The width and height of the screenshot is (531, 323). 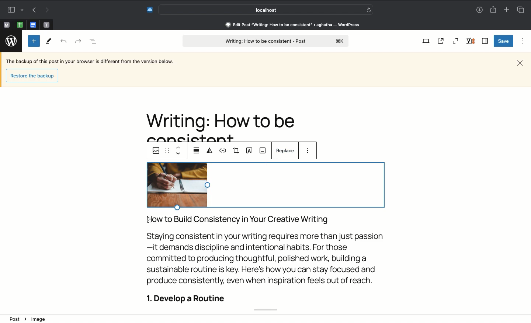 What do you see at coordinates (441, 41) in the screenshot?
I see `View post` at bounding box center [441, 41].